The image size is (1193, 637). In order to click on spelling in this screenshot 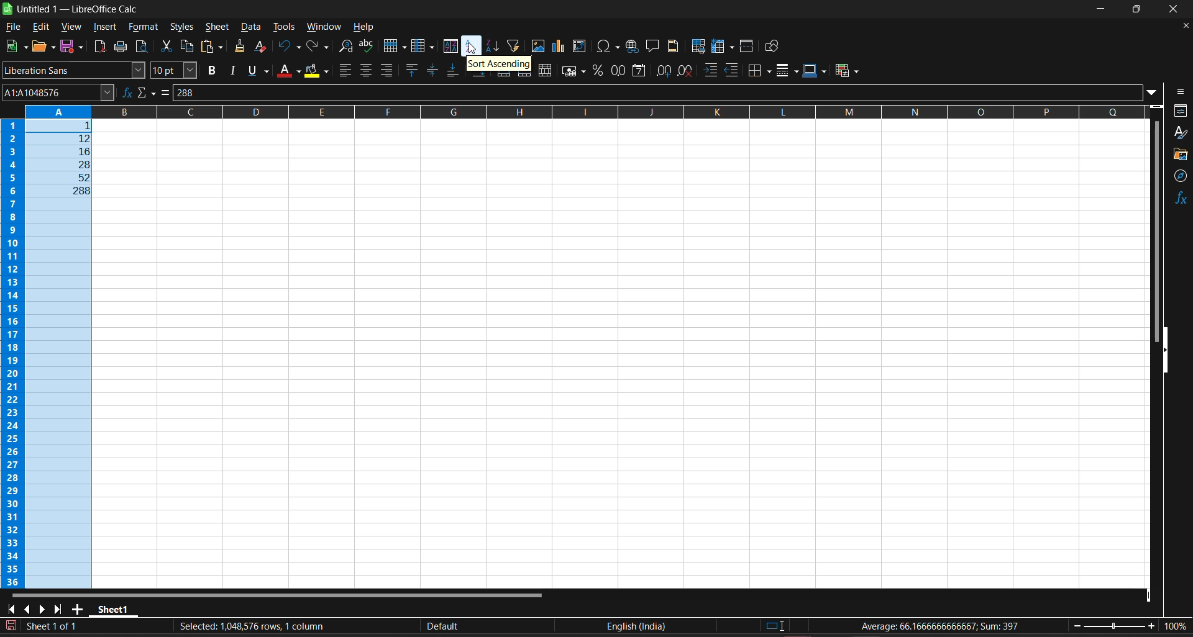, I will do `click(367, 46)`.